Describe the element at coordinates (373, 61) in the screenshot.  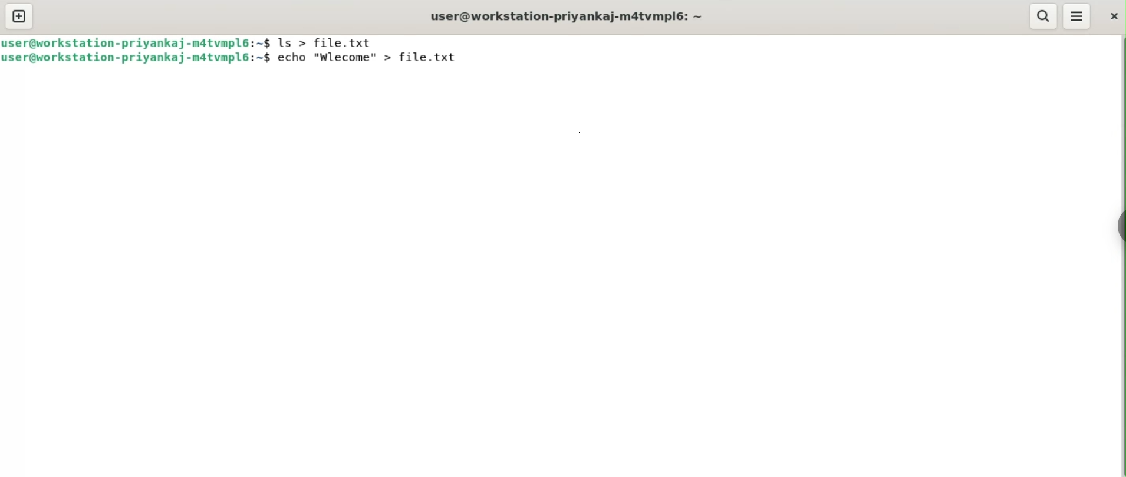
I see `echo "Wlecome" > file.txt` at that location.